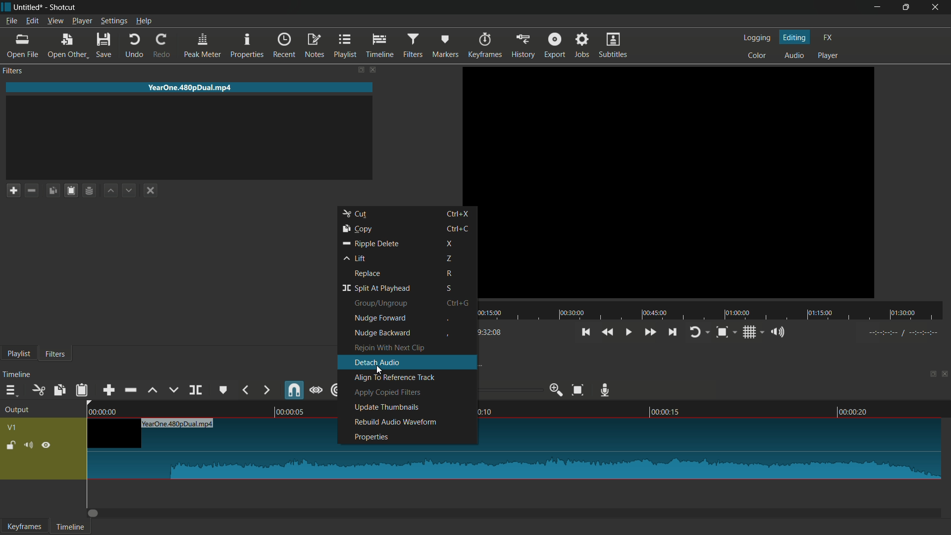  Describe the element at coordinates (375, 290) in the screenshot. I see `split at playhead` at that location.